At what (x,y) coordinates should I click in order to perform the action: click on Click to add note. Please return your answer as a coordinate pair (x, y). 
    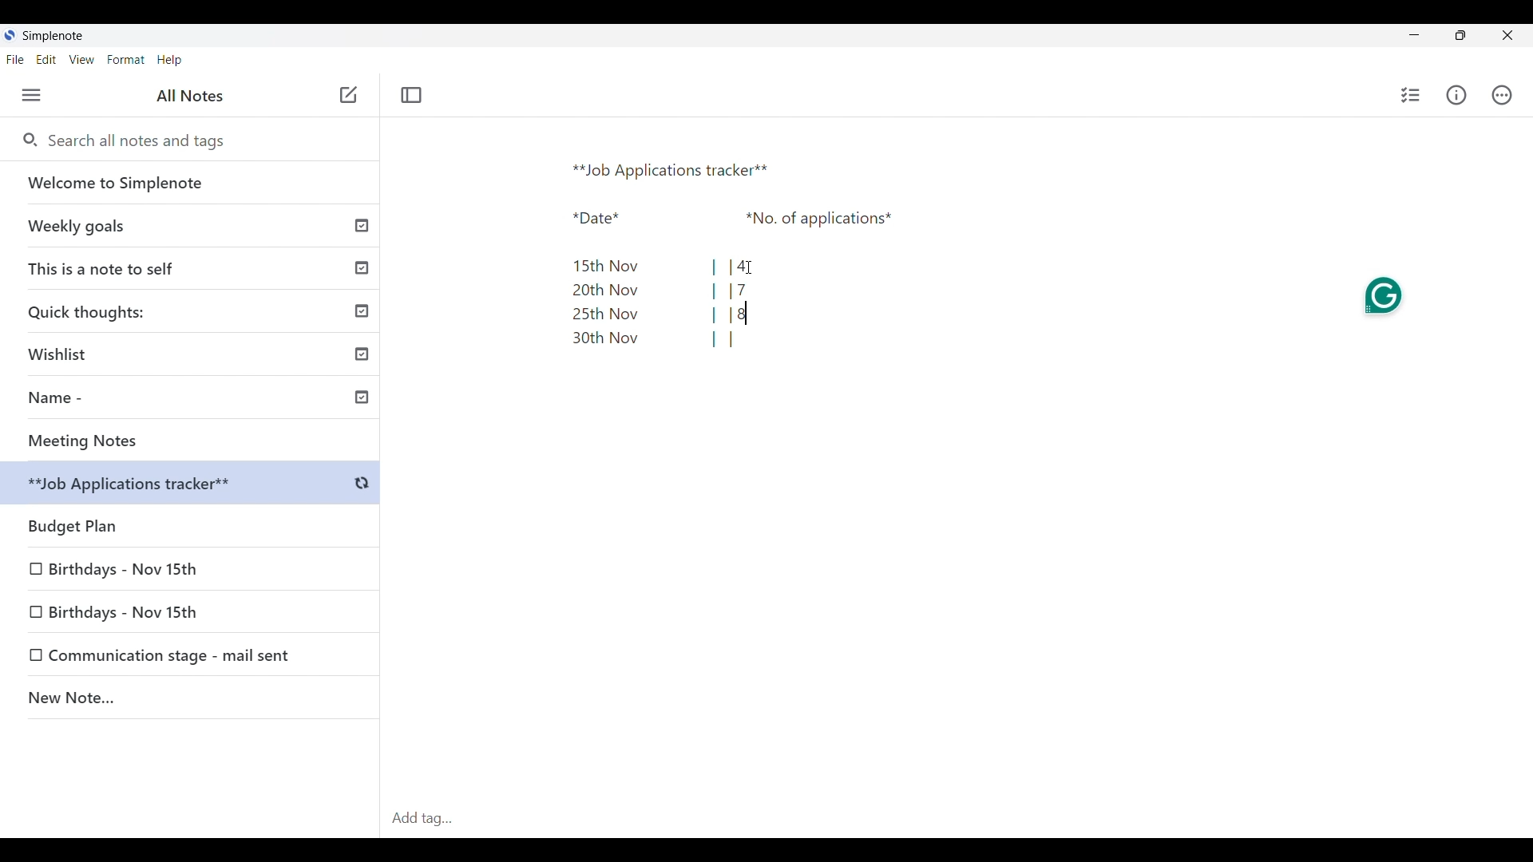
    Looking at the image, I should click on (350, 94).